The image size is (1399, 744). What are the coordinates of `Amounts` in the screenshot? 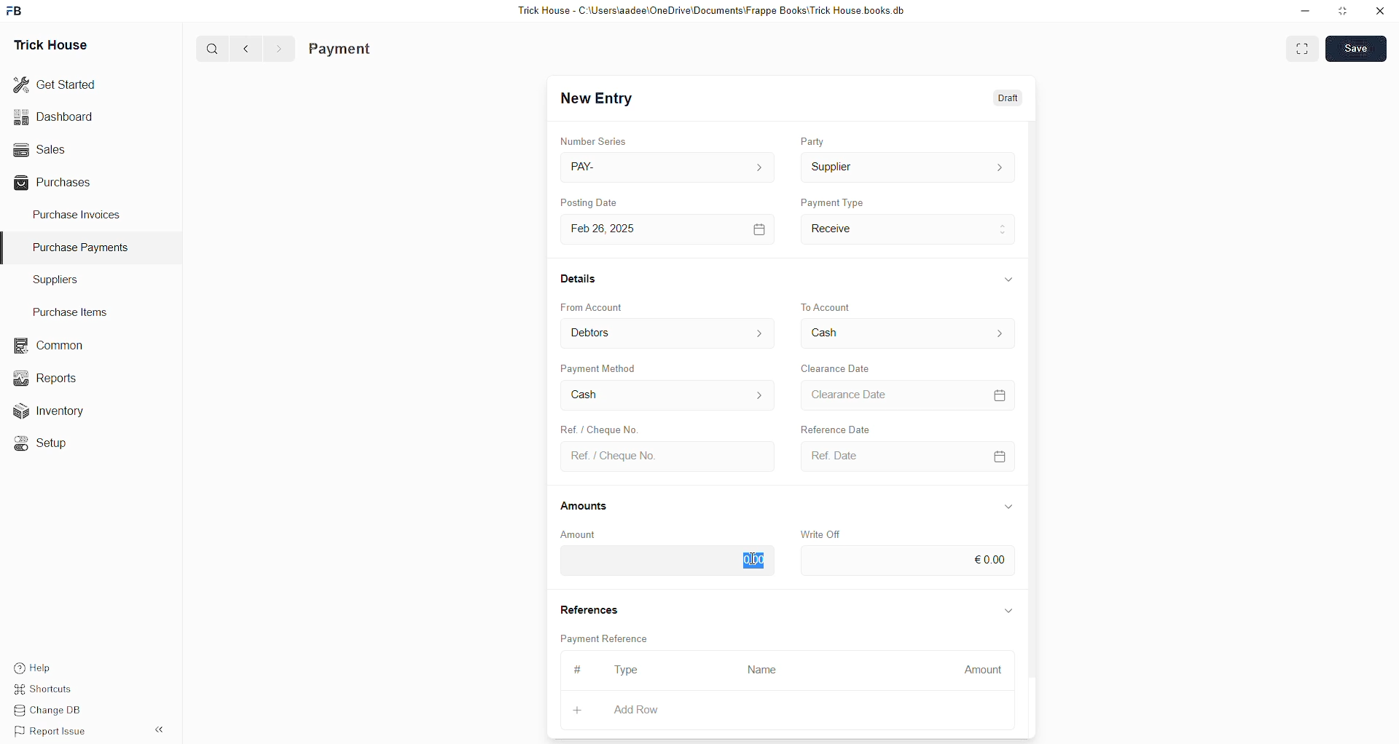 It's located at (589, 505).